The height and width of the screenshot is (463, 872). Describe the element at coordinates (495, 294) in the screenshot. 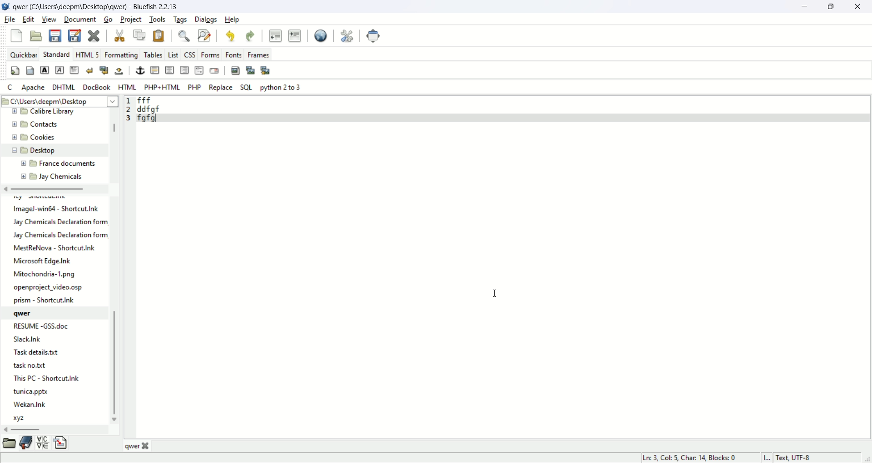

I see `cursor` at that location.